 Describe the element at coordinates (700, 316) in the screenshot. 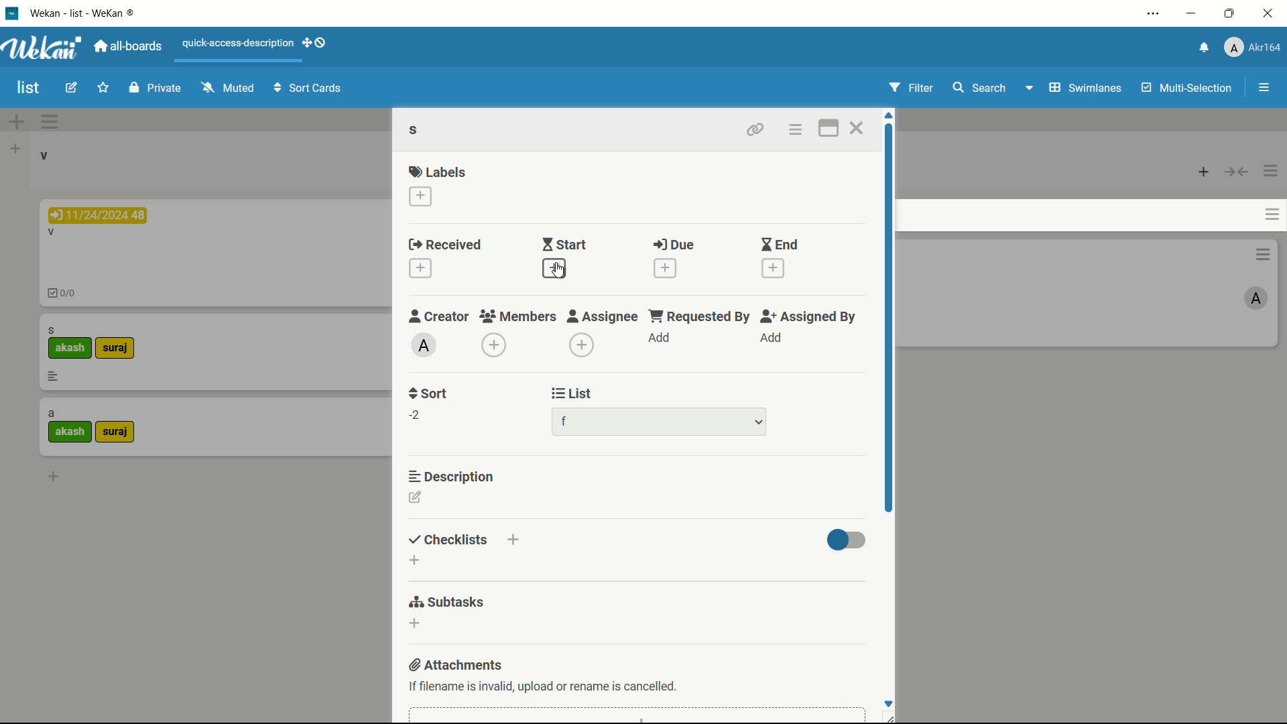

I see `requested by` at that location.